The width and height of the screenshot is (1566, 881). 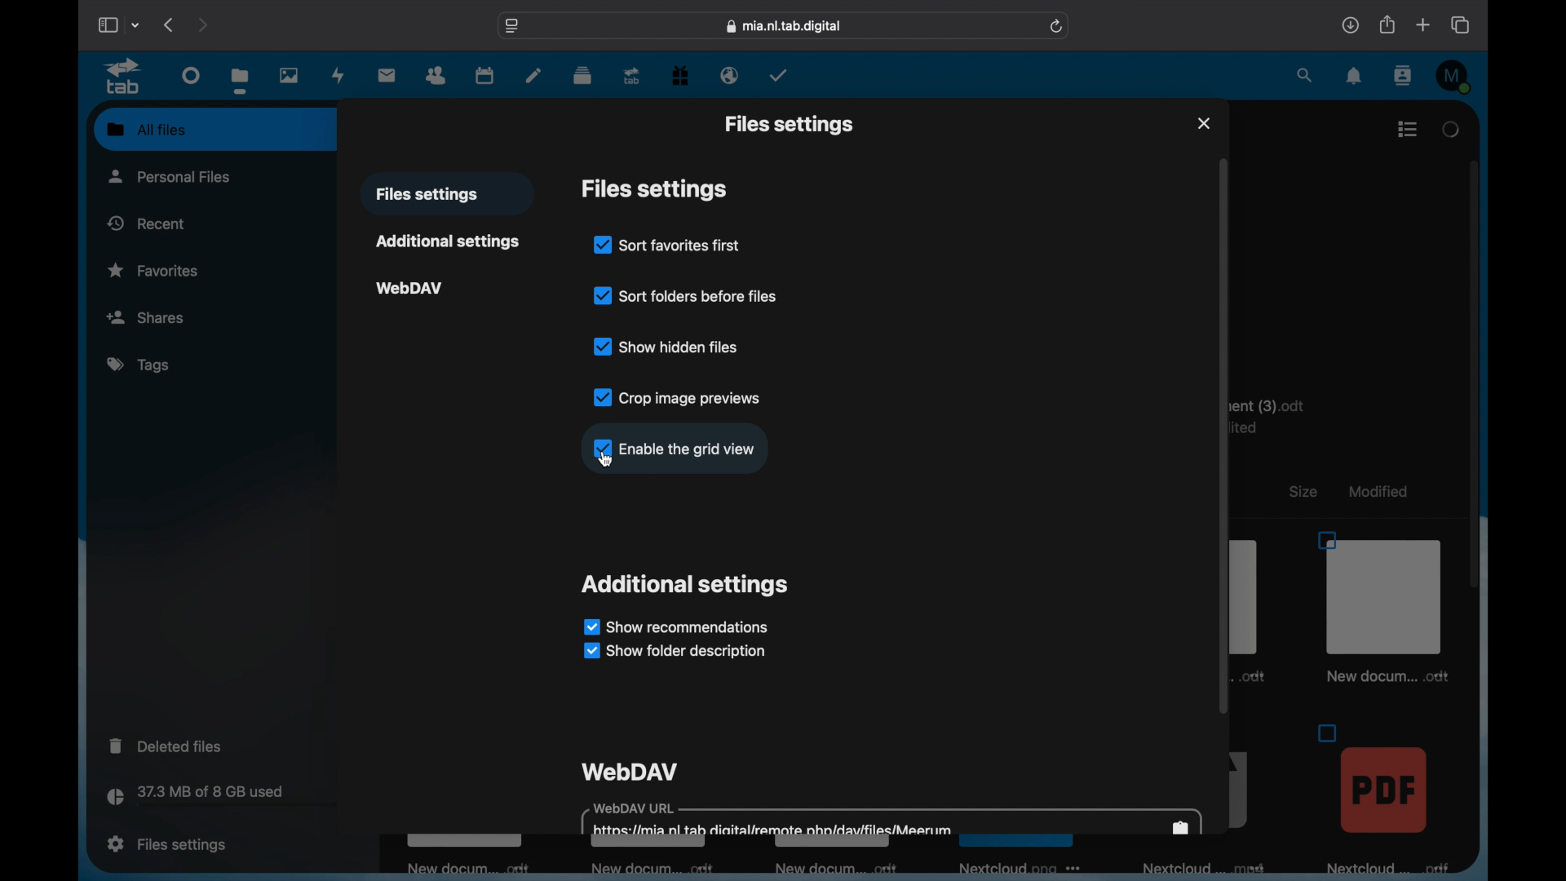 I want to click on website settings, so click(x=511, y=26).